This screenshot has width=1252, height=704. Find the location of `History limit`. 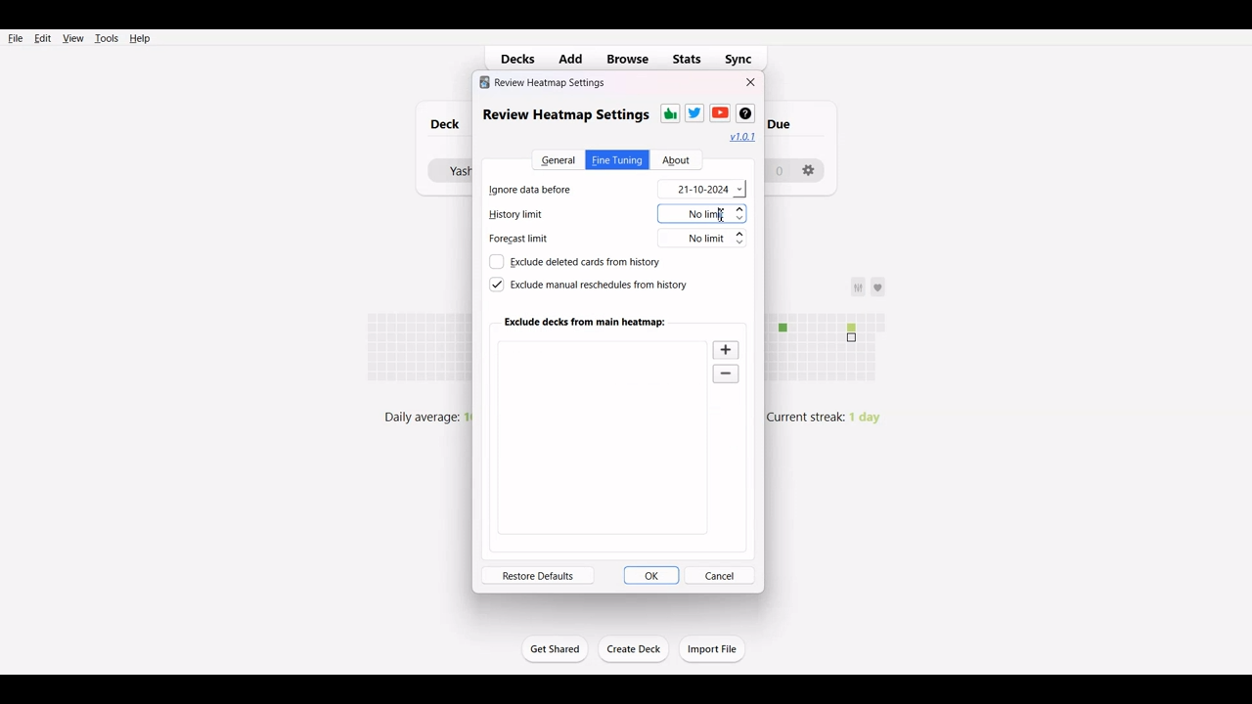

History limit is located at coordinates (535, 216).